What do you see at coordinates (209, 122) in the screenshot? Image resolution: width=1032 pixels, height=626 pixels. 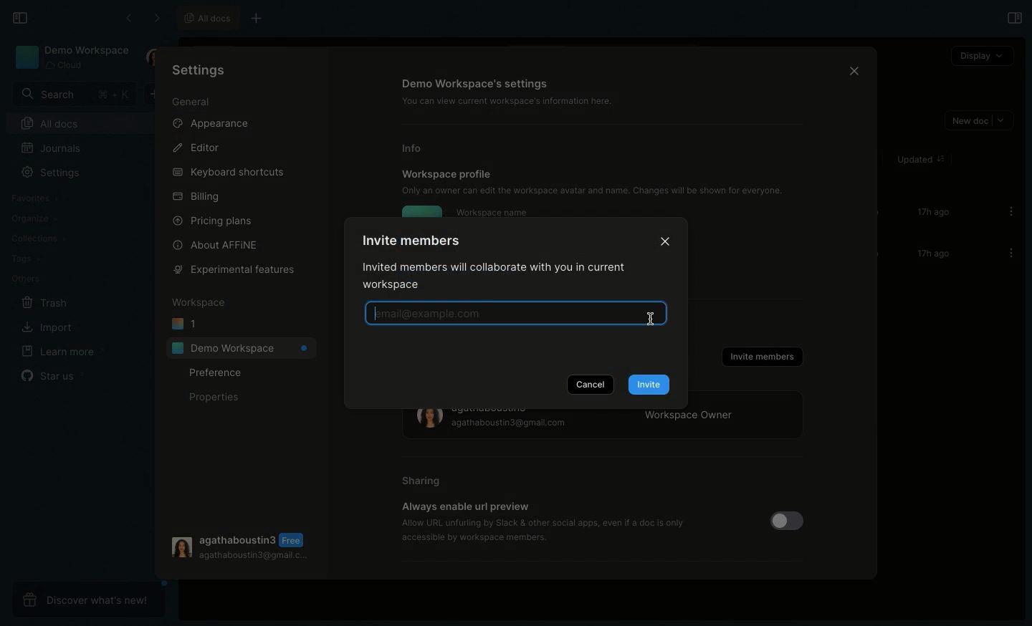 I see `Appearance` at bounding box center [209, 122].